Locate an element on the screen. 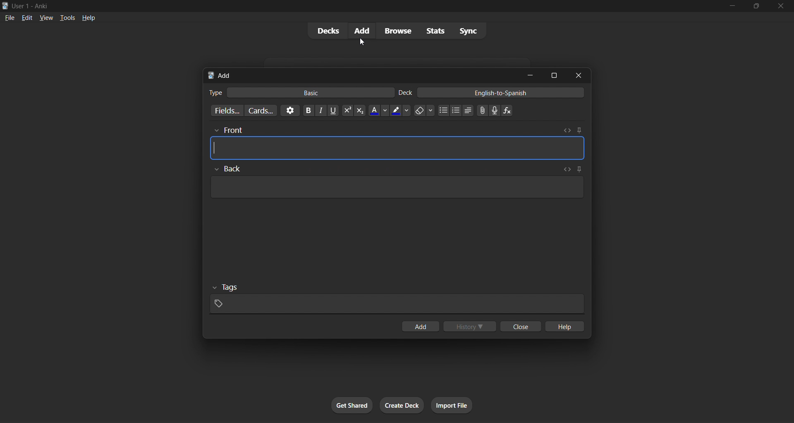 This screenshot has width=794, height=423. cursor is located at coordinates (363, 41).